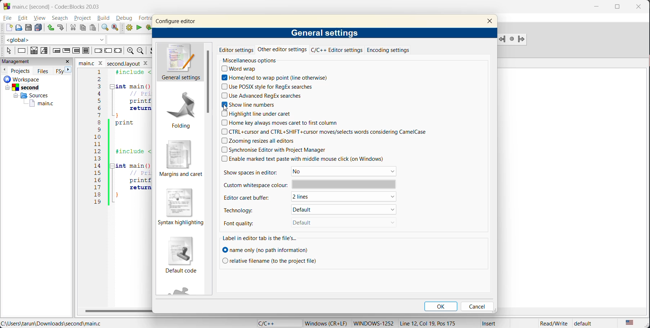  I want to click on undo, so click(49, 27).